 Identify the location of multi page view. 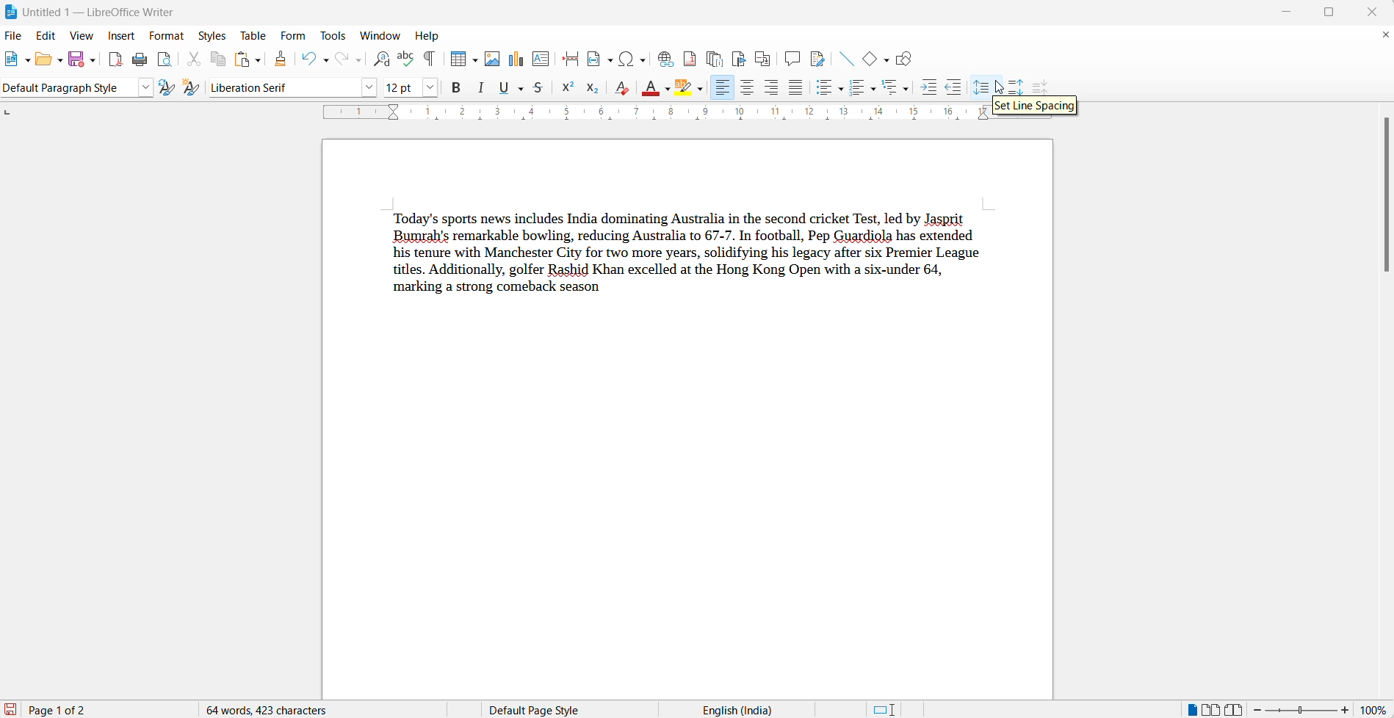
(1210, 708).